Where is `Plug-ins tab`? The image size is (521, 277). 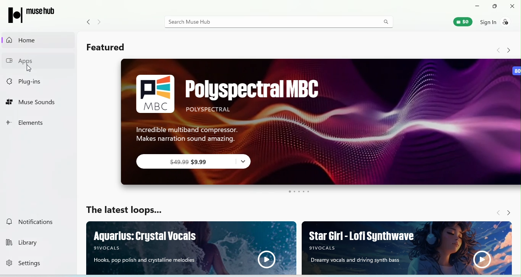
Plug-ins tab is located at coordinates (31, 81).